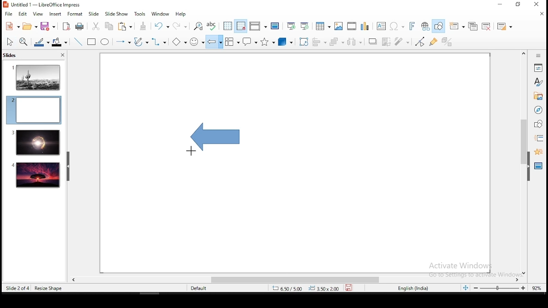  Describe the element at coordinates (10, 41) in the screenshot. I see `select` at that location.